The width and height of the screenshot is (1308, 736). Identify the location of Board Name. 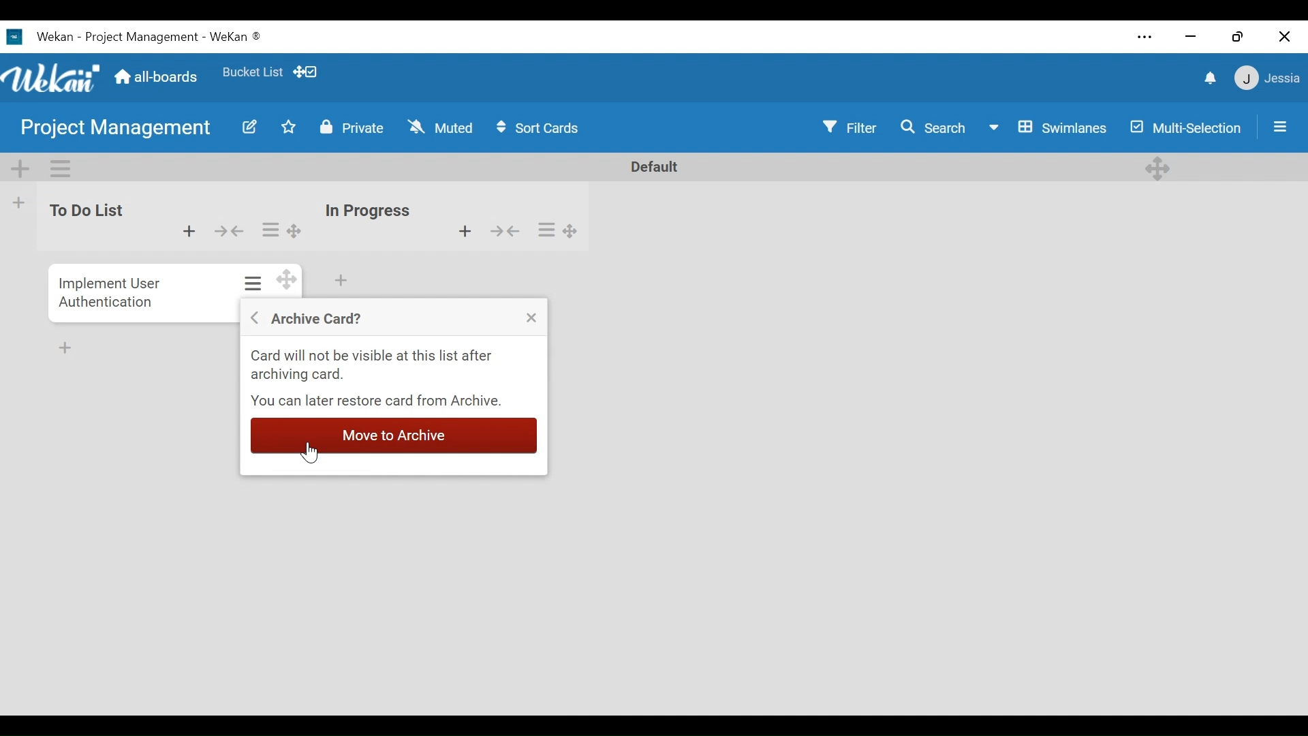
(116, 127).